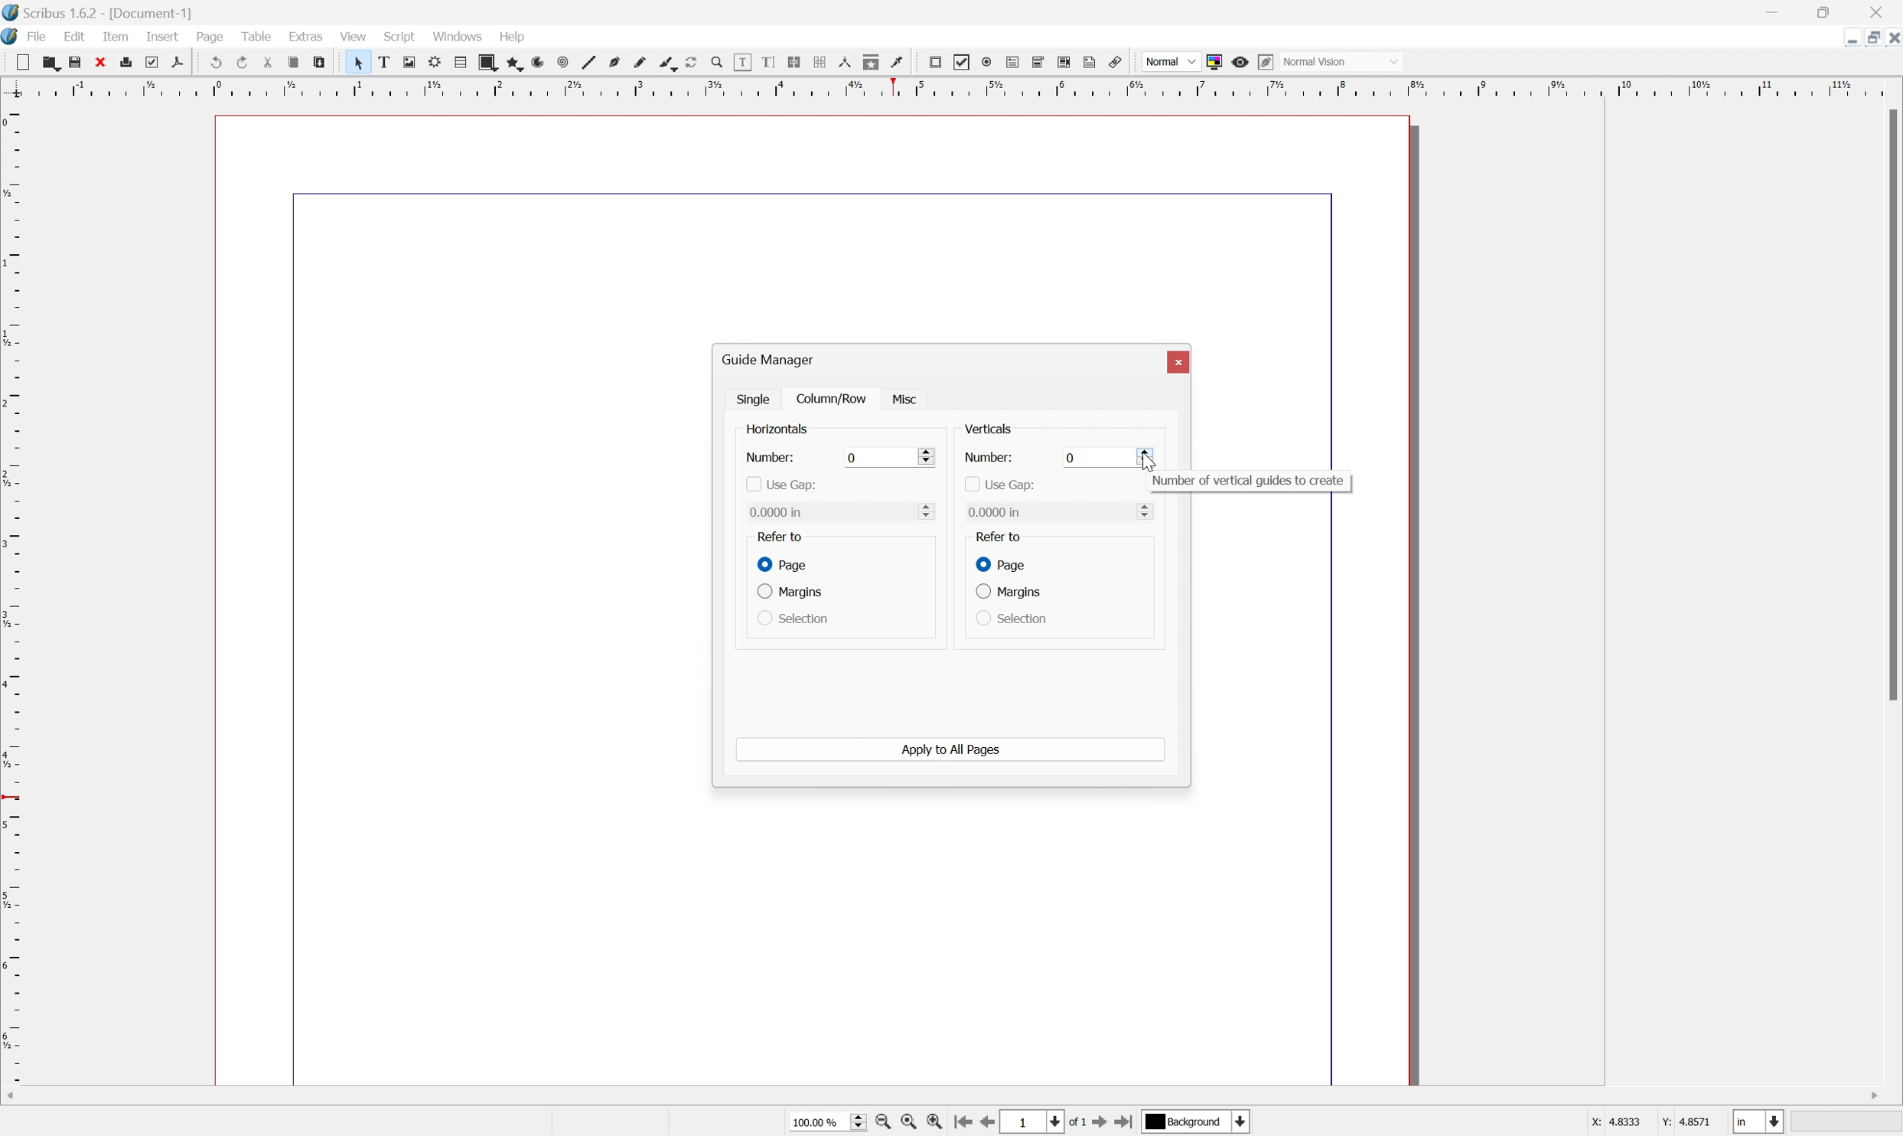  I want to click on rotate item, so click(690, 62).